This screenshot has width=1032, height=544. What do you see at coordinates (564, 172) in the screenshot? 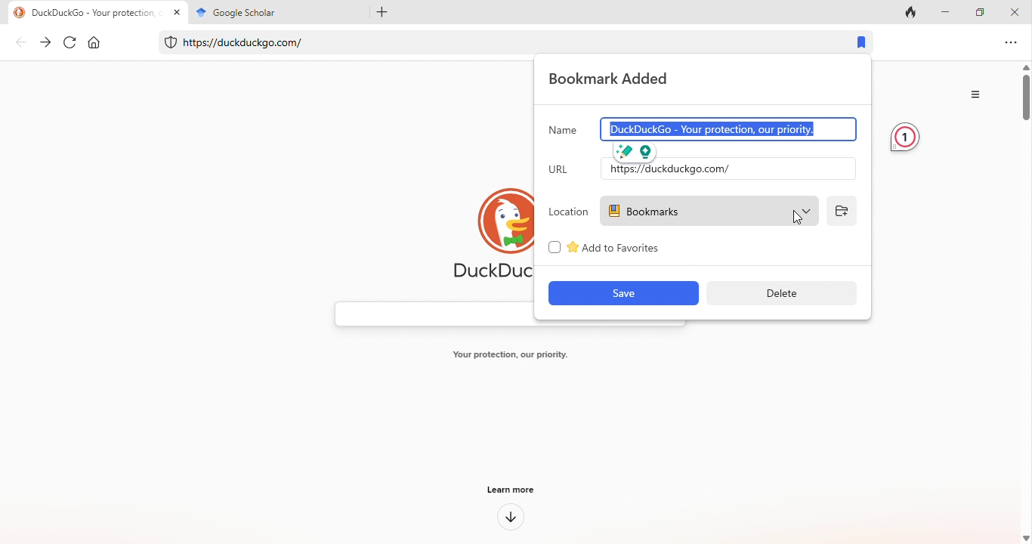
I see `url` at bounding box center [564, 172].